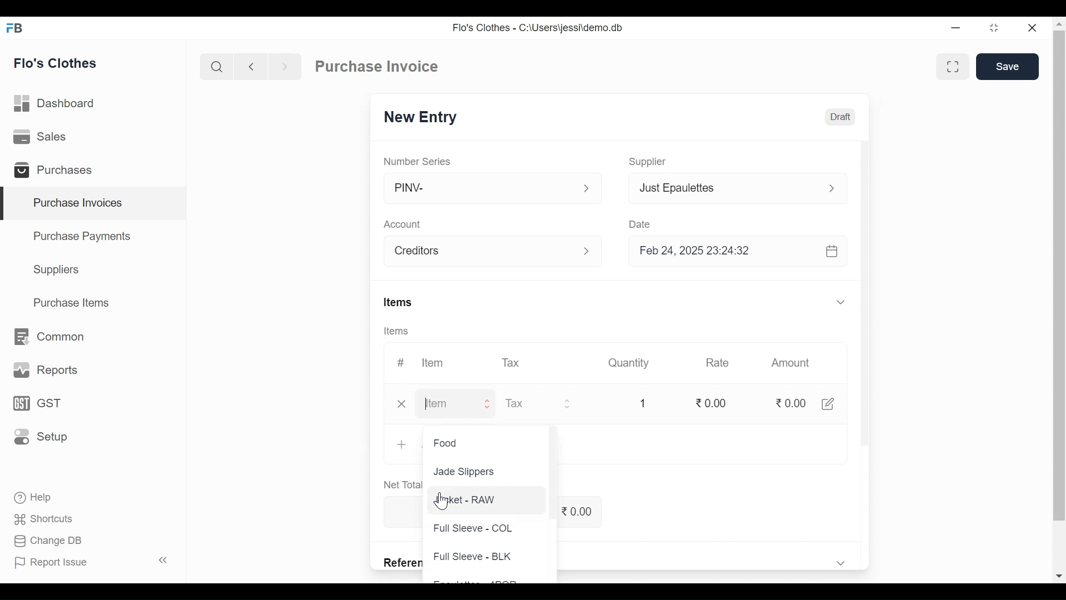 The image size is (1066, 600). What do you see at coordinates (588, 188) in the screenshot?
I see `expand` at bounding box center [588, 188].